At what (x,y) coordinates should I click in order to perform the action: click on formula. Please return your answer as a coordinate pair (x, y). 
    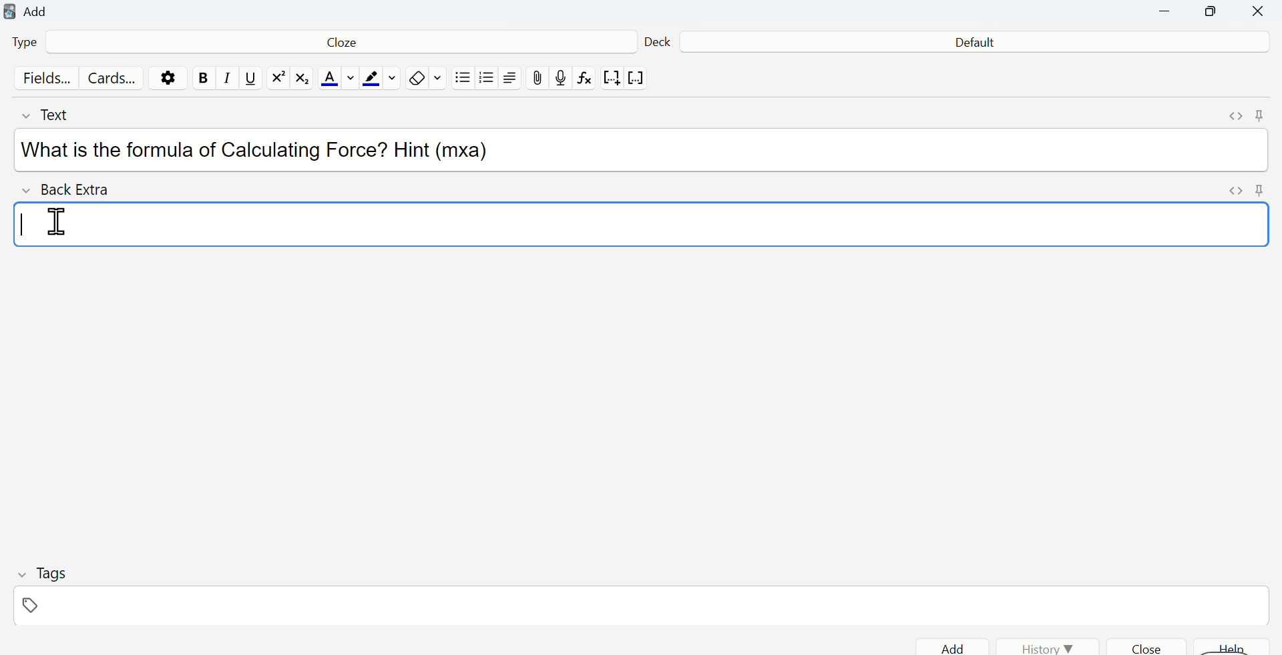
    Looking at the image, I should click on (586, 81).